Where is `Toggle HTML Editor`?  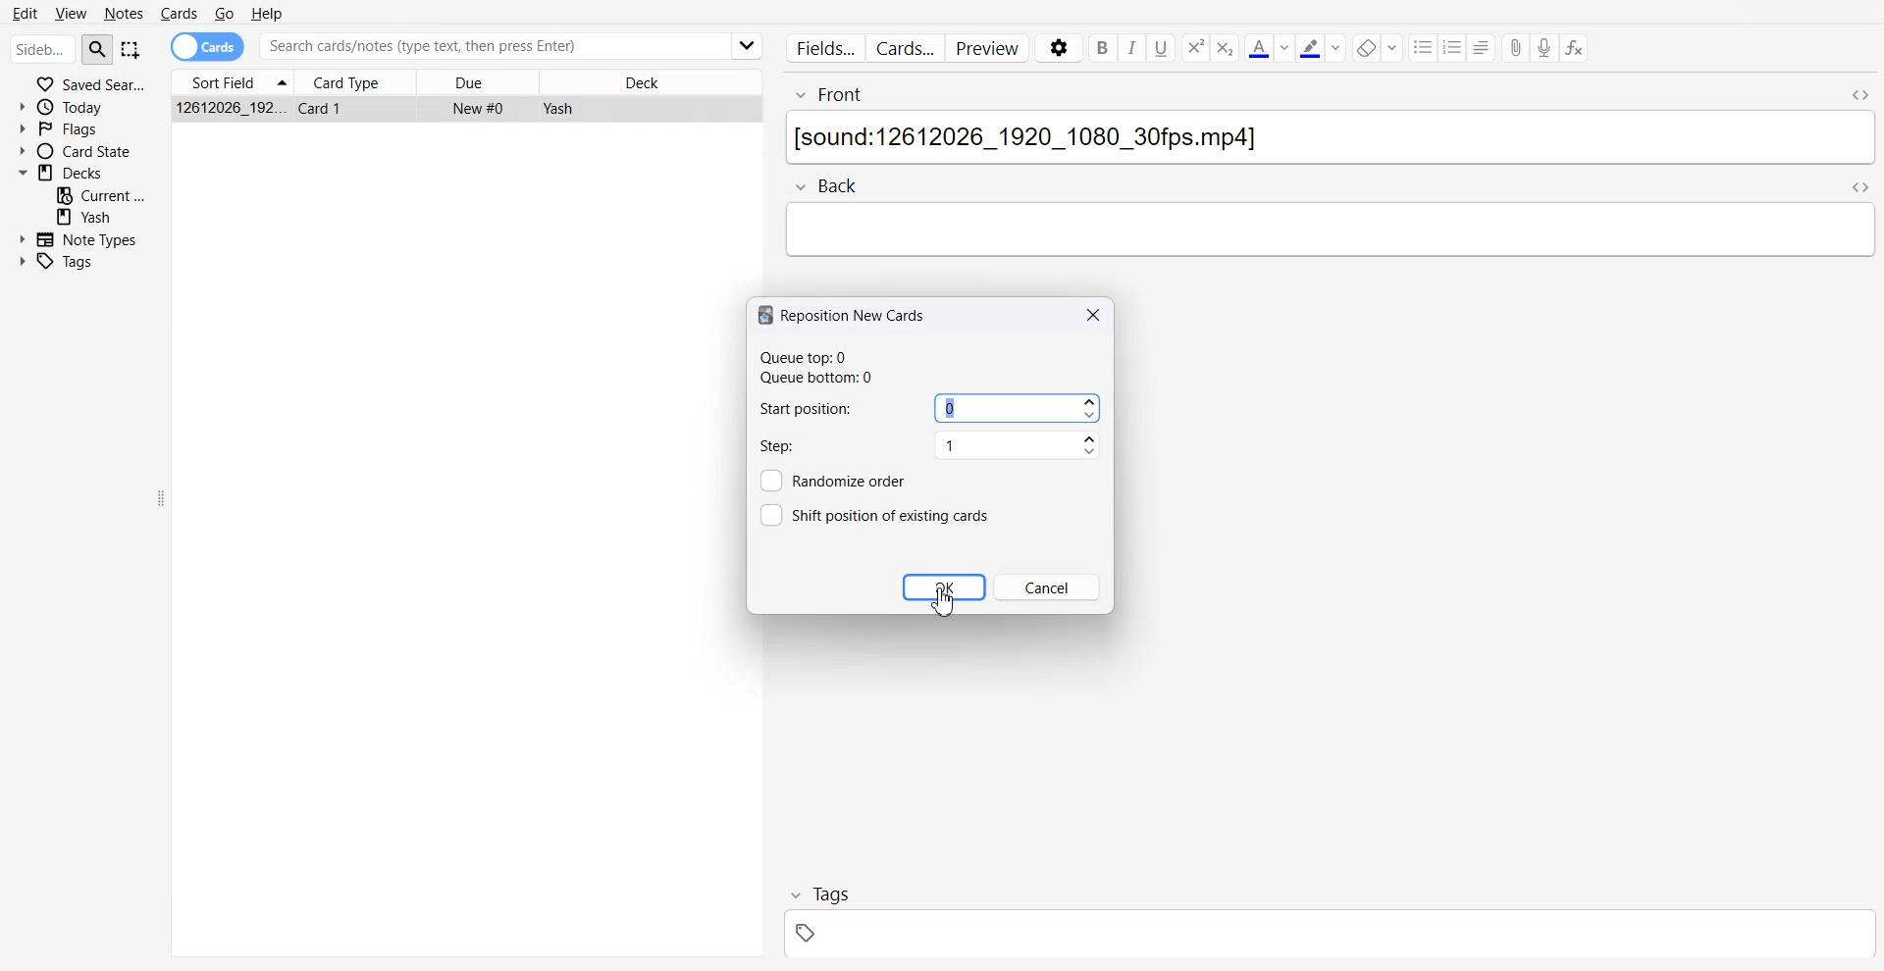
Toggle HTML Editor is located at coordinates (1856, 93).